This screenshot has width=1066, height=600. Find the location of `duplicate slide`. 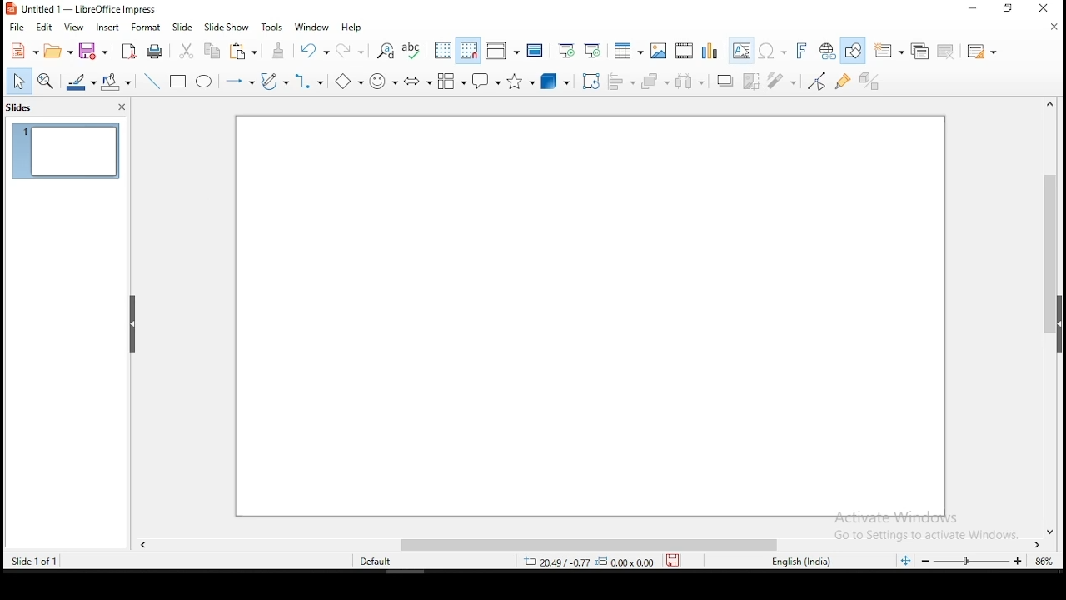

duplicate slide is located at coordinates (918, 49).